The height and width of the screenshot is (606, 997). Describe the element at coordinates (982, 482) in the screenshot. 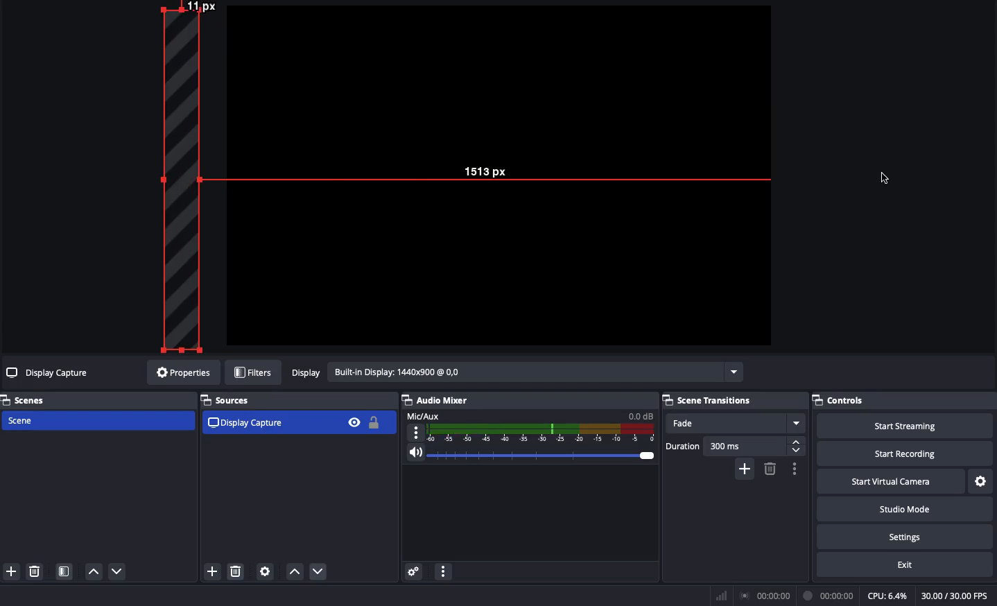

I see `Settings` at that location.